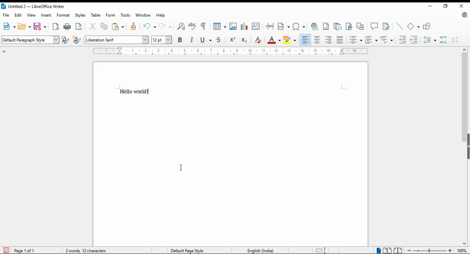  I want to click on font name, so click(117, 40).